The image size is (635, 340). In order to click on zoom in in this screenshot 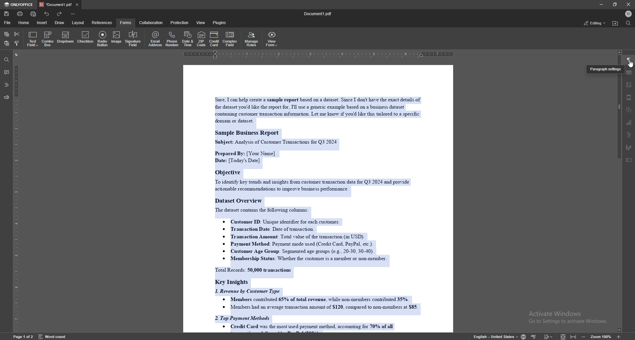, I will do `click(618, 337)`.